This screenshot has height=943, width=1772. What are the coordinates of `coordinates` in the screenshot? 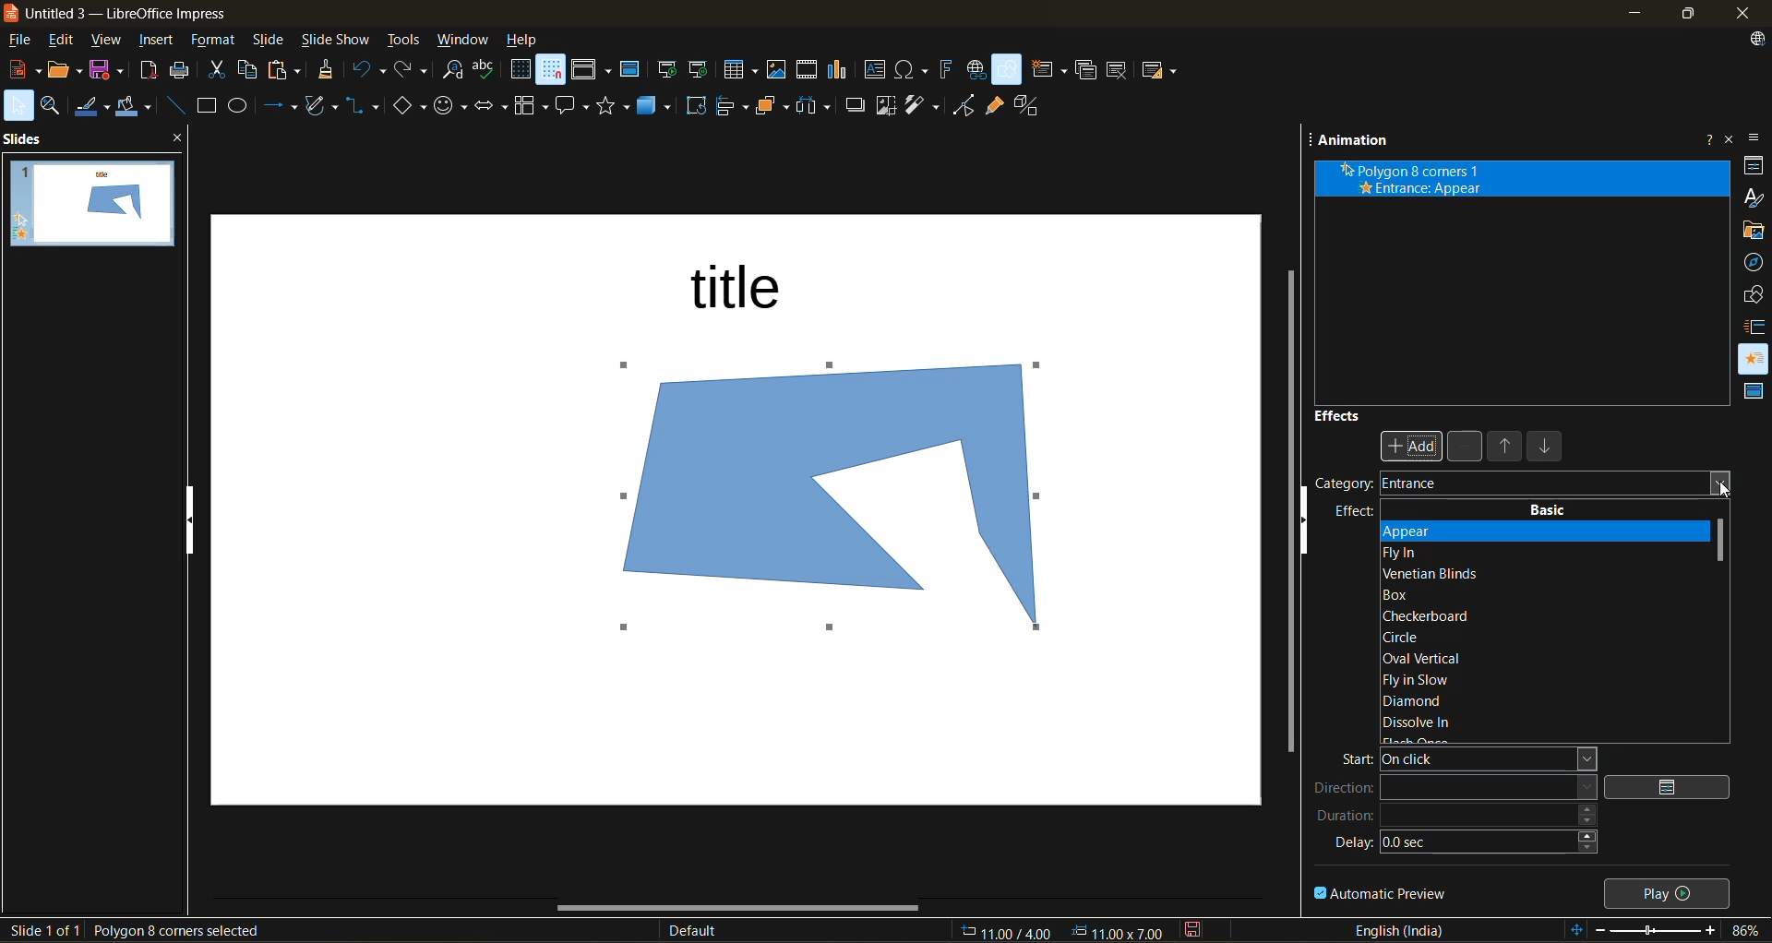 It's located at (1061, 929).